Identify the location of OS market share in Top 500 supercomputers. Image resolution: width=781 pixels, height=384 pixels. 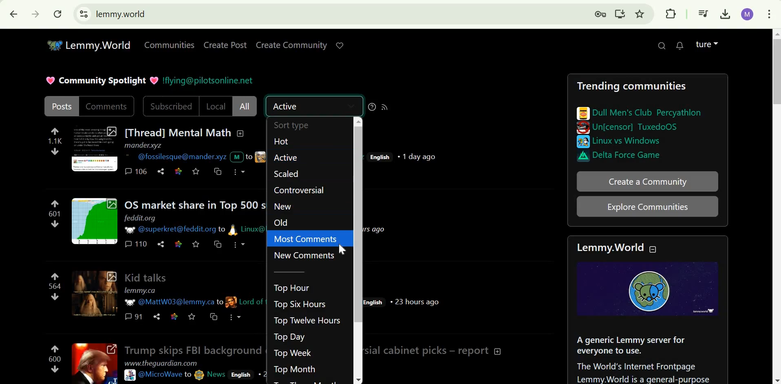
(194, 205).